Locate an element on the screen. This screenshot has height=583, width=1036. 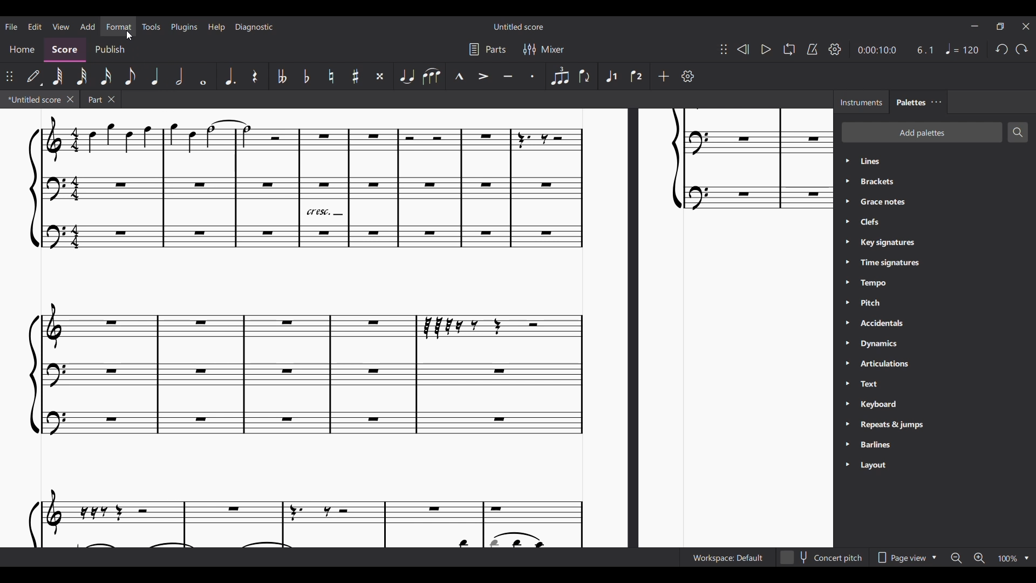
Current workspace setting is located at coordinates (727, 558).